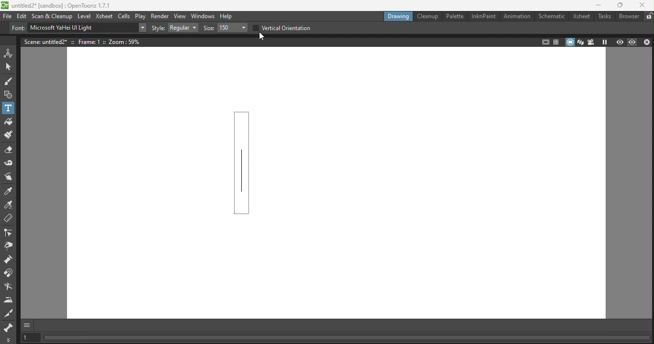 This screenshot has height=344, width=654. Describe the element at coordinates (8, 312) in the screenshot. I see `Cutter tool` at that location.